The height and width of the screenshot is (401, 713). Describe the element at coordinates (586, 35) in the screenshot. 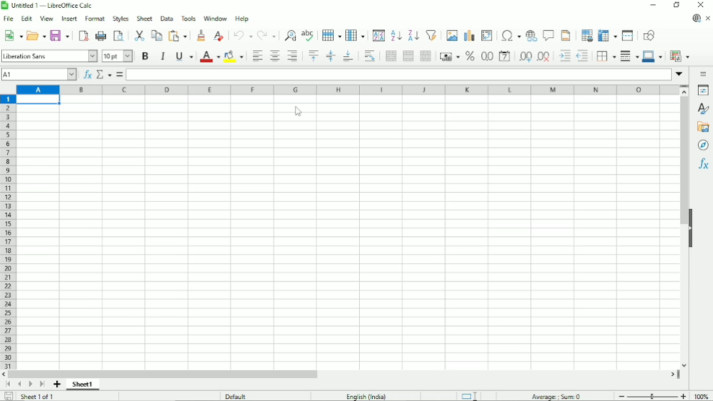

I see `Define print area` at that location.